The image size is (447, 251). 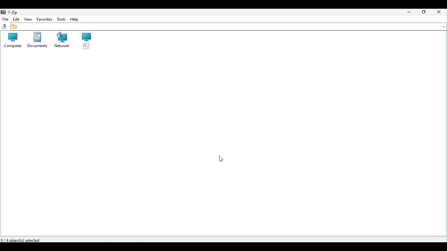 What do you see at coordinates (440, 12) in the screenshot?
I see `Close ` at bounding box center [440, 12].